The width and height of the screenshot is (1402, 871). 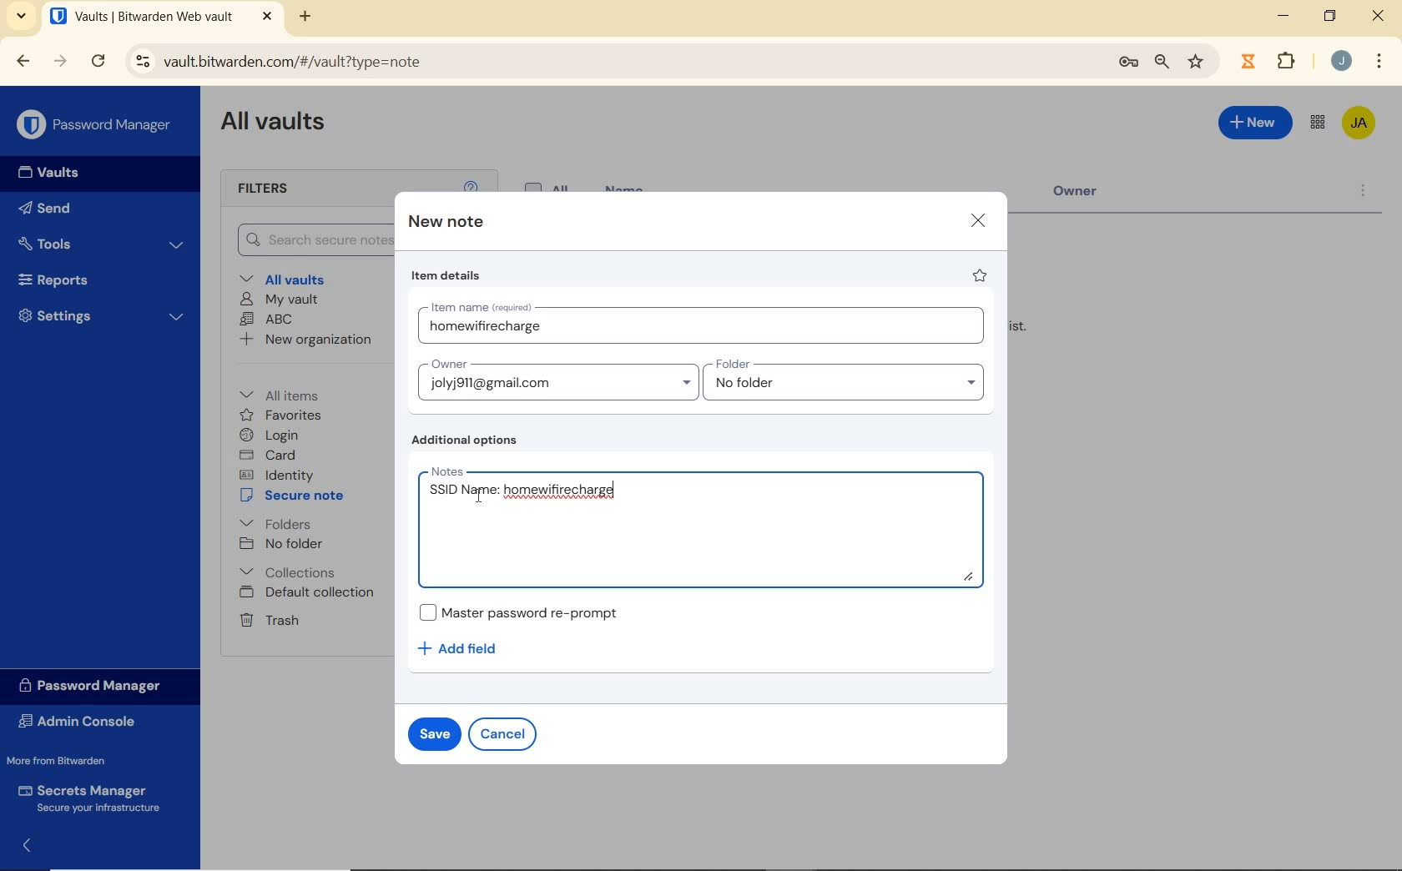 I want to click on Password Manager, so click(x=98, y=687).